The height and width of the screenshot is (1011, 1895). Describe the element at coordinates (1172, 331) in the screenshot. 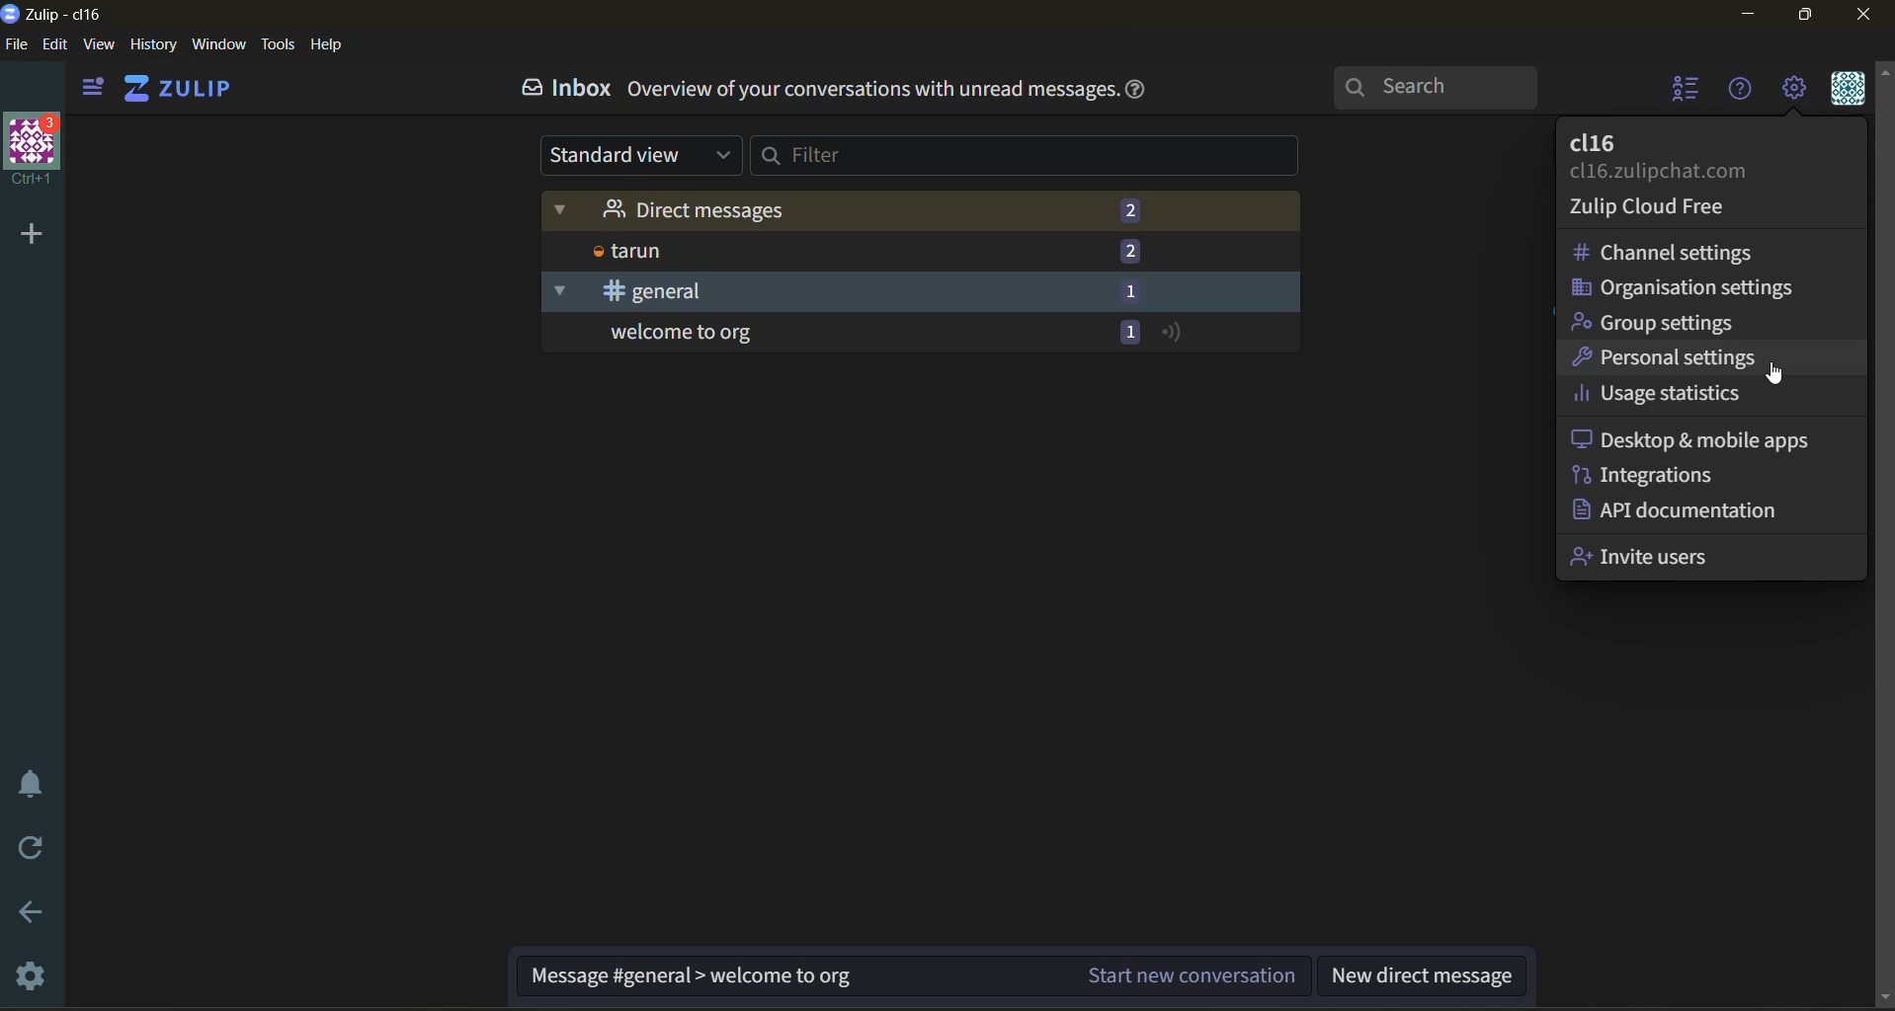

I see `active status` at that location.